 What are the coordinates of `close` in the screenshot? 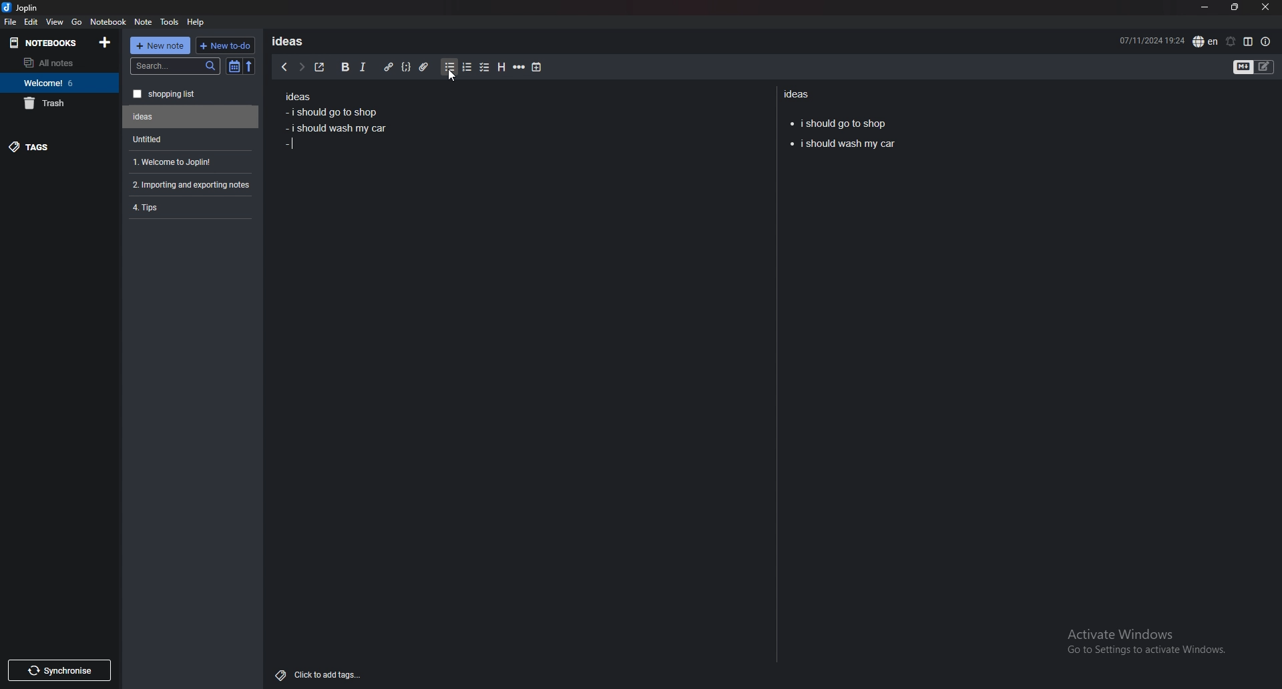 It's located at (1265, 7).